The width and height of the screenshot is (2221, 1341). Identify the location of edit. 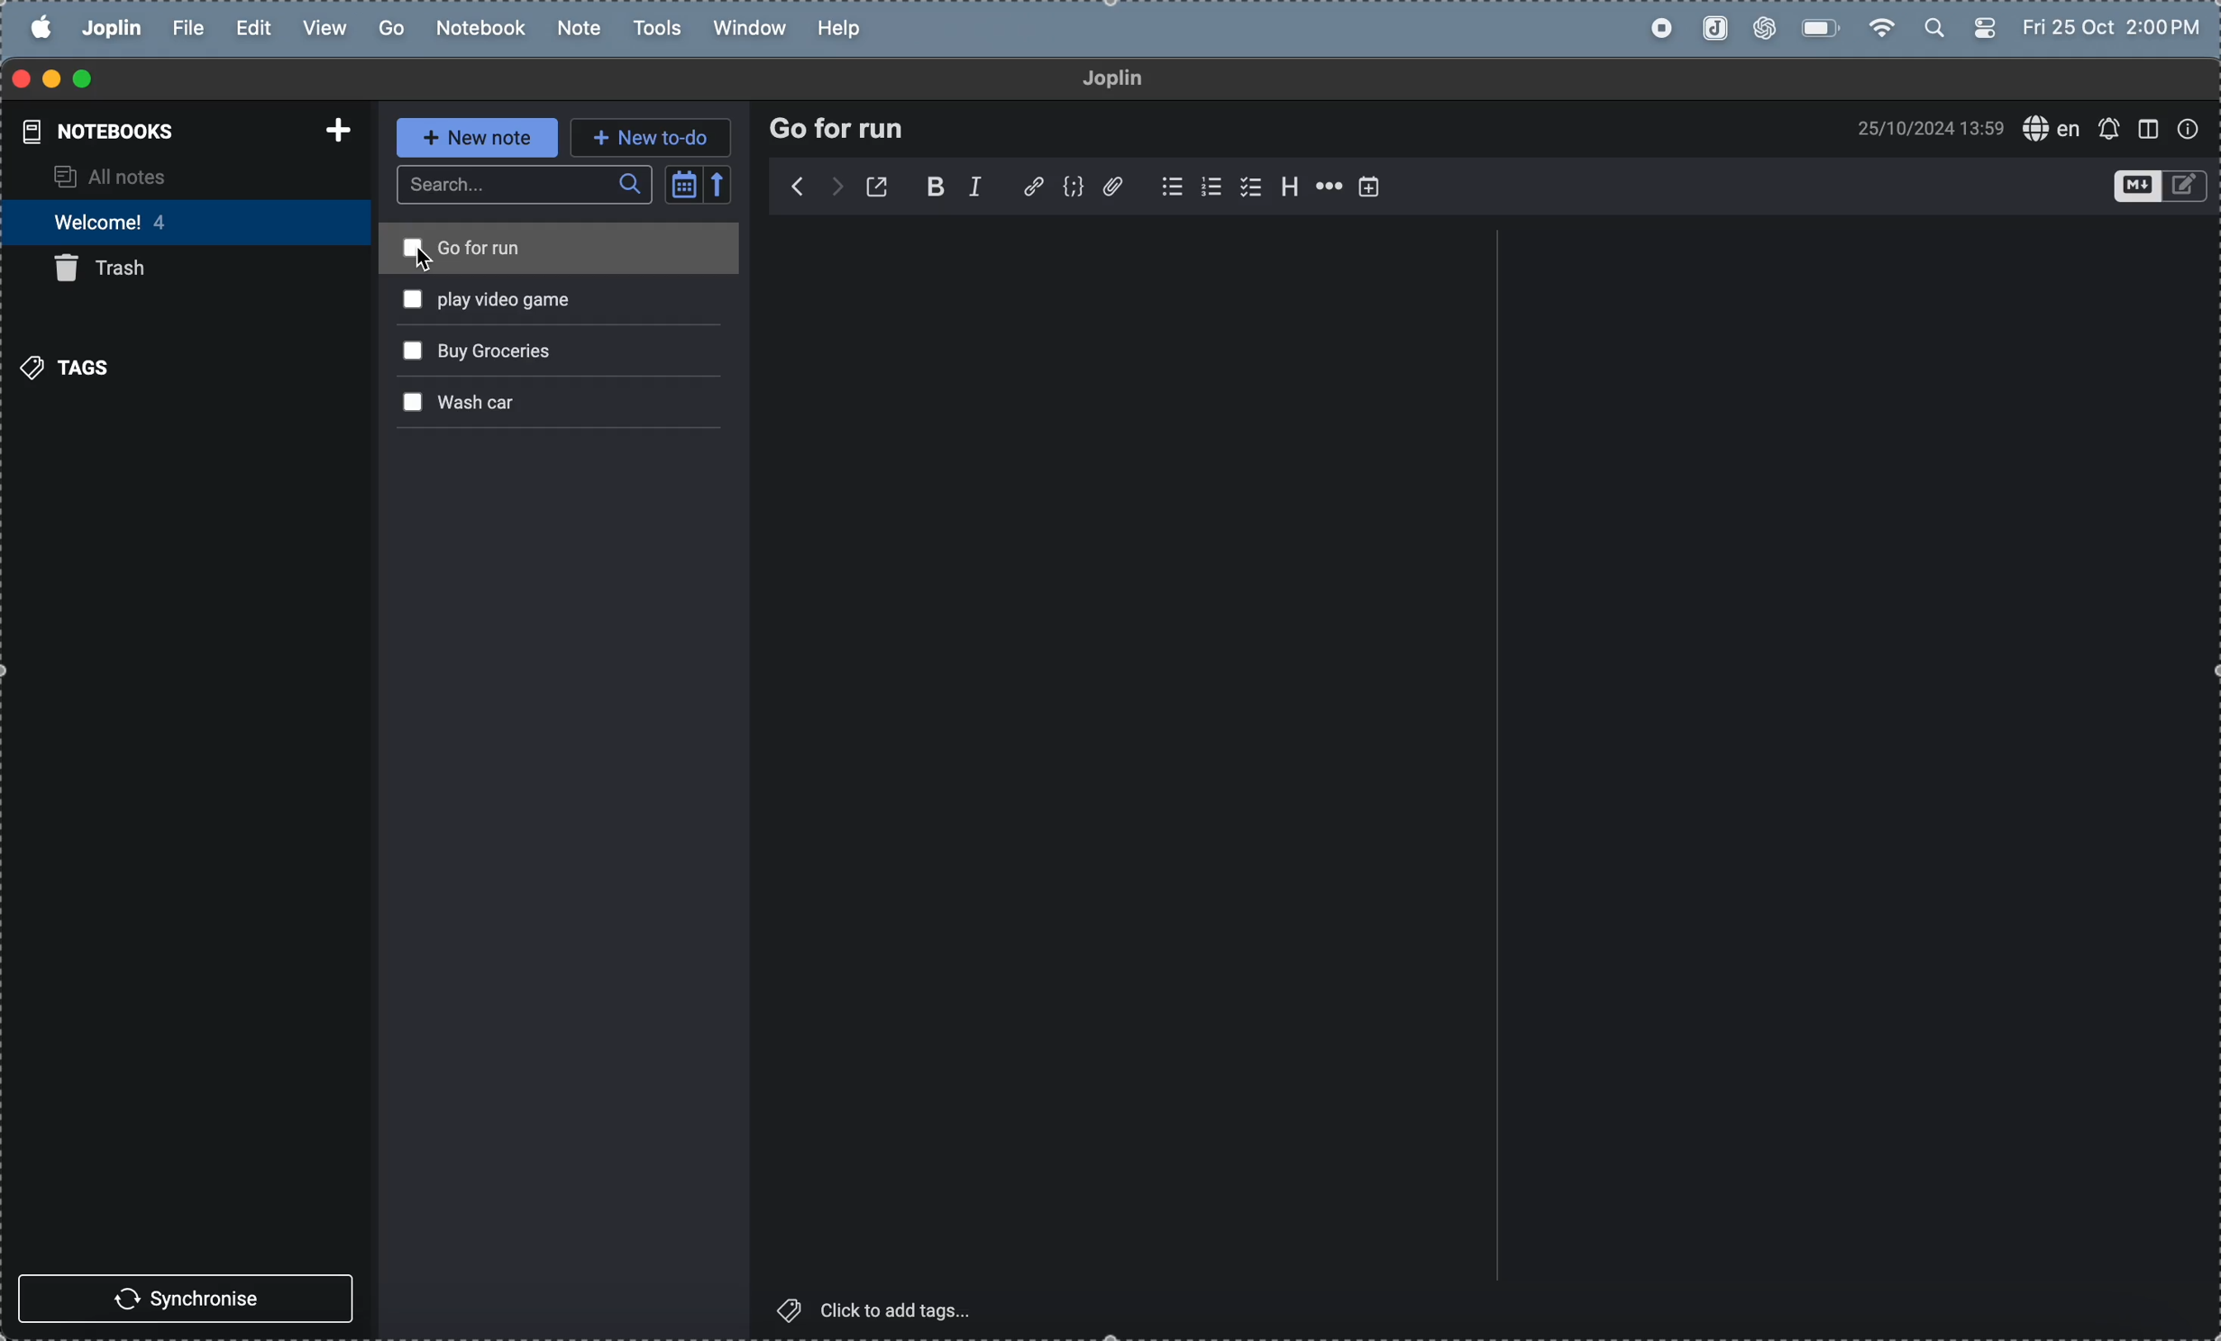
(246, 28).